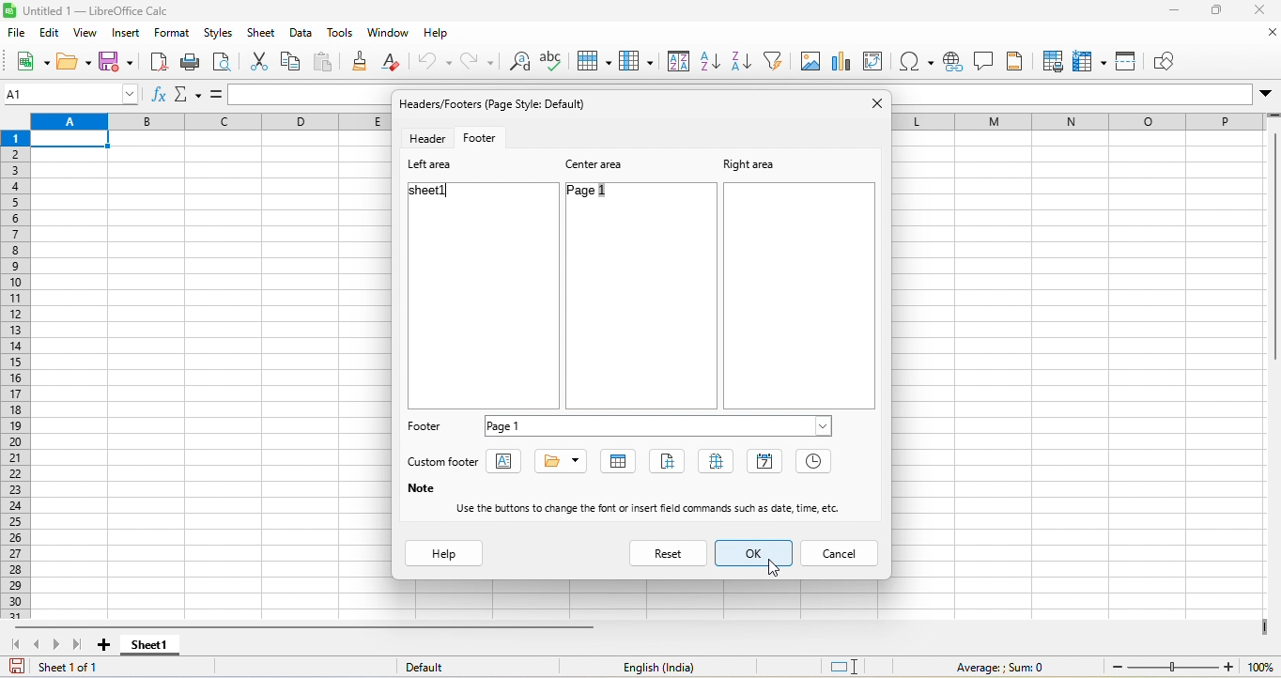 Image resolution: width=1281 pixels, height=678 pixels. I want to click on close, so click(1262, 36).